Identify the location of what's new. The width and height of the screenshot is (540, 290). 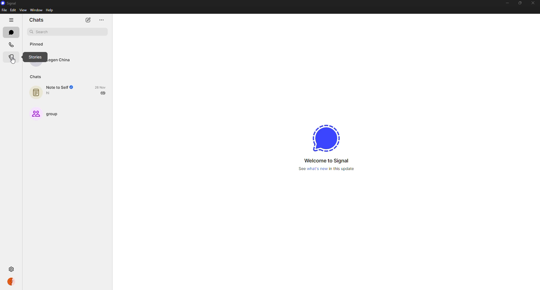
(328, 169).